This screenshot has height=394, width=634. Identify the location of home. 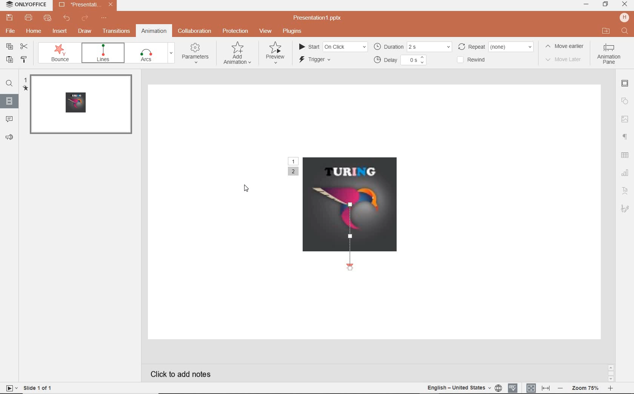
(33, 31).